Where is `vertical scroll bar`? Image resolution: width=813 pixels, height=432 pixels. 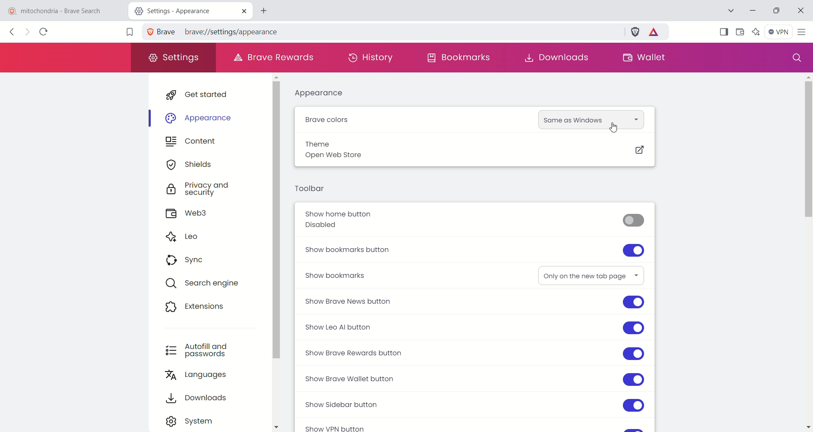 vertical scroll bar is located at coordinates (806, 252).